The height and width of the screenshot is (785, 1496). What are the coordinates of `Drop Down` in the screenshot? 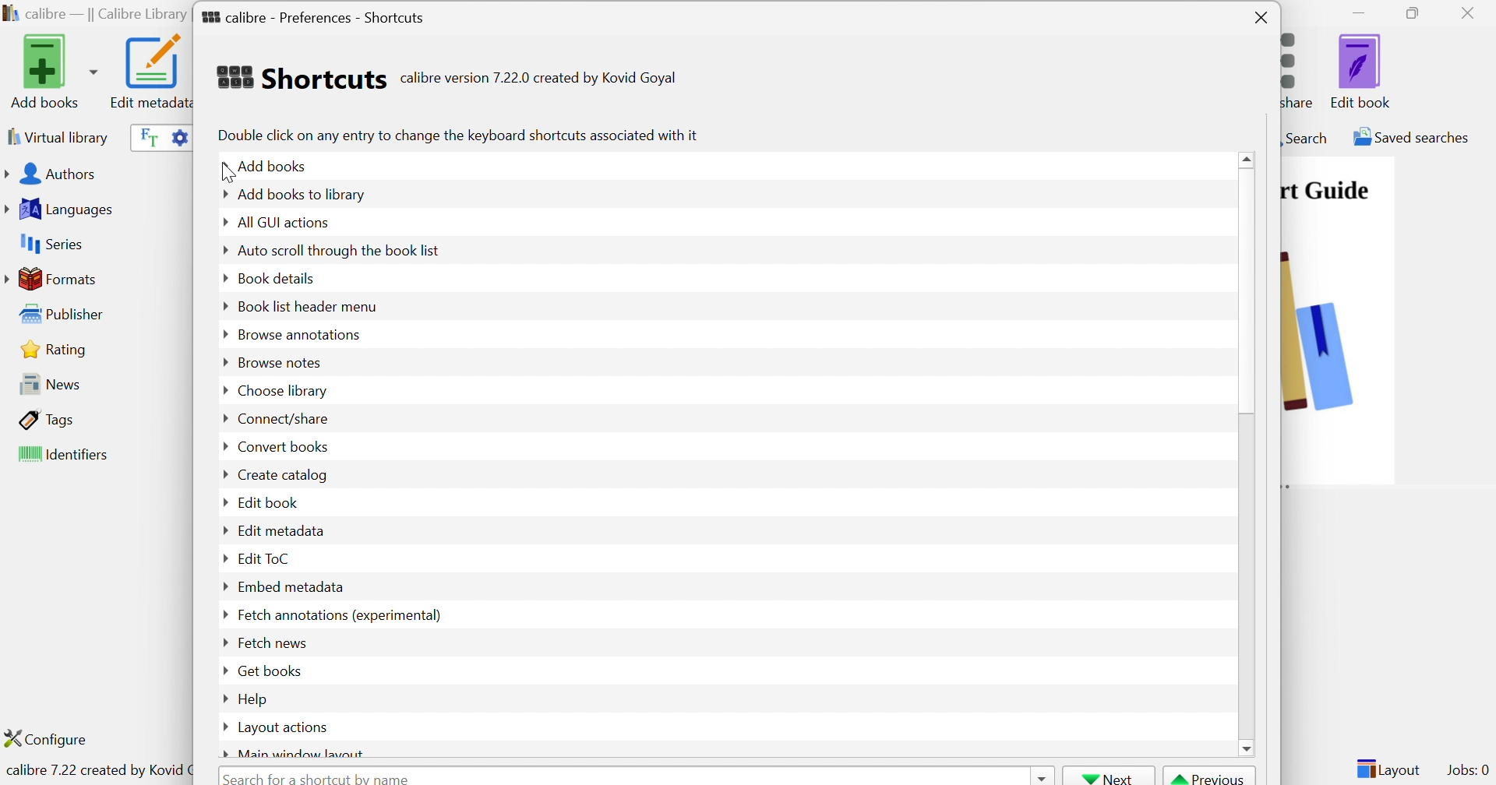 It's located at (220, 277).